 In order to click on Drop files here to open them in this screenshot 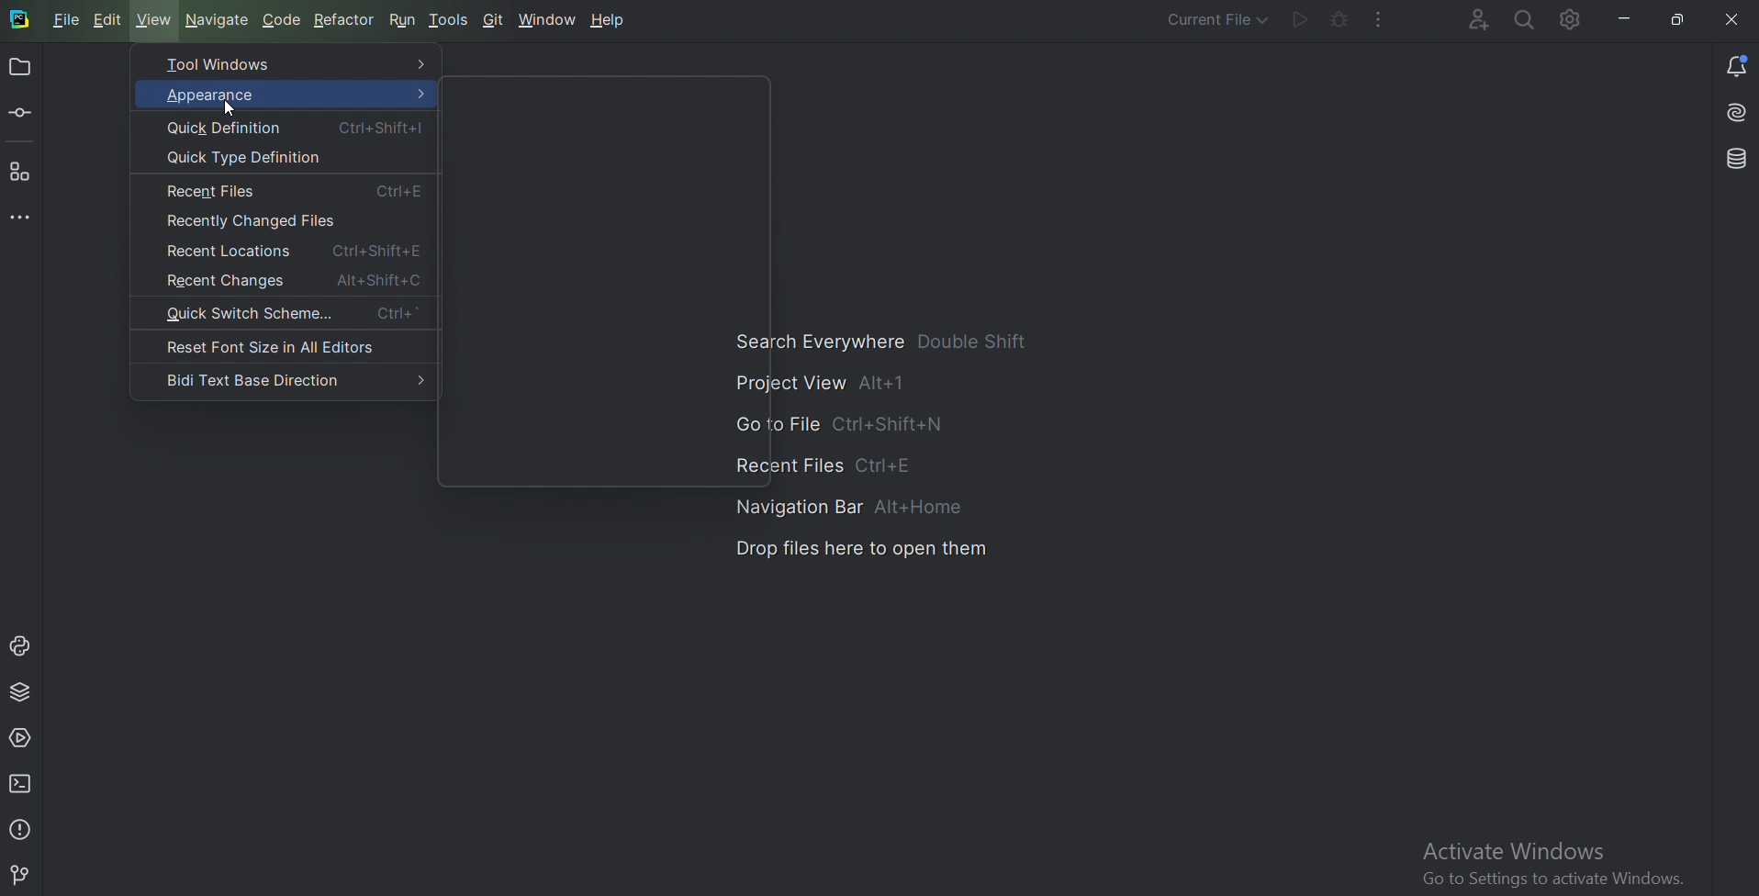, I will do `click(861, 552)`.